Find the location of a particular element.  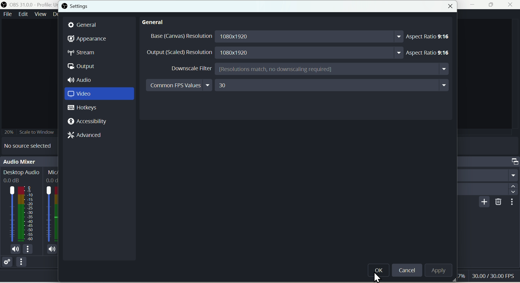

Common FPS values is located at coordinates (298, 85).